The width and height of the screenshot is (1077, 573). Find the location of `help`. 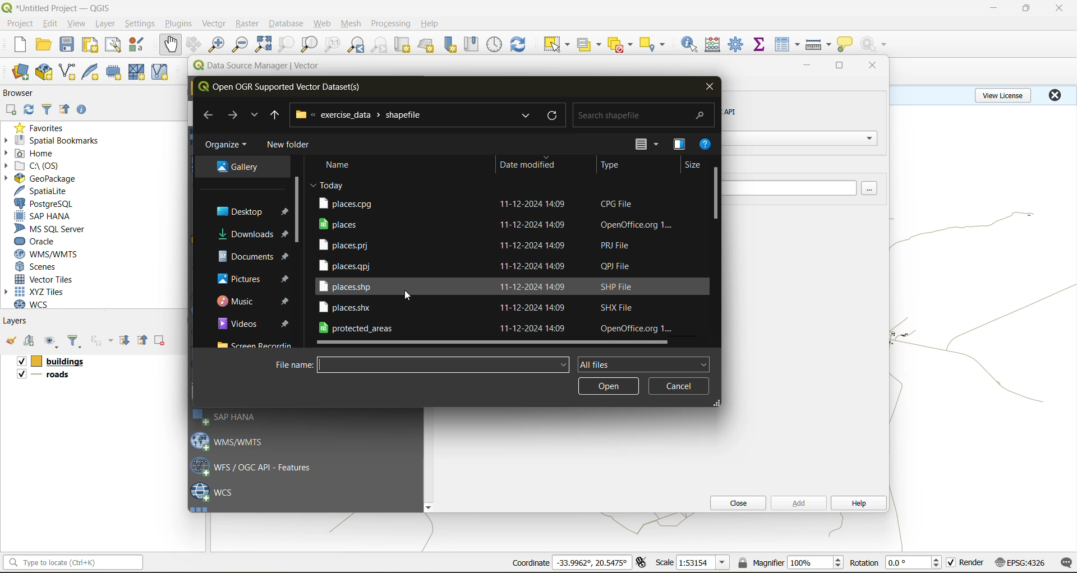

help is located at coordinates (706, 146).